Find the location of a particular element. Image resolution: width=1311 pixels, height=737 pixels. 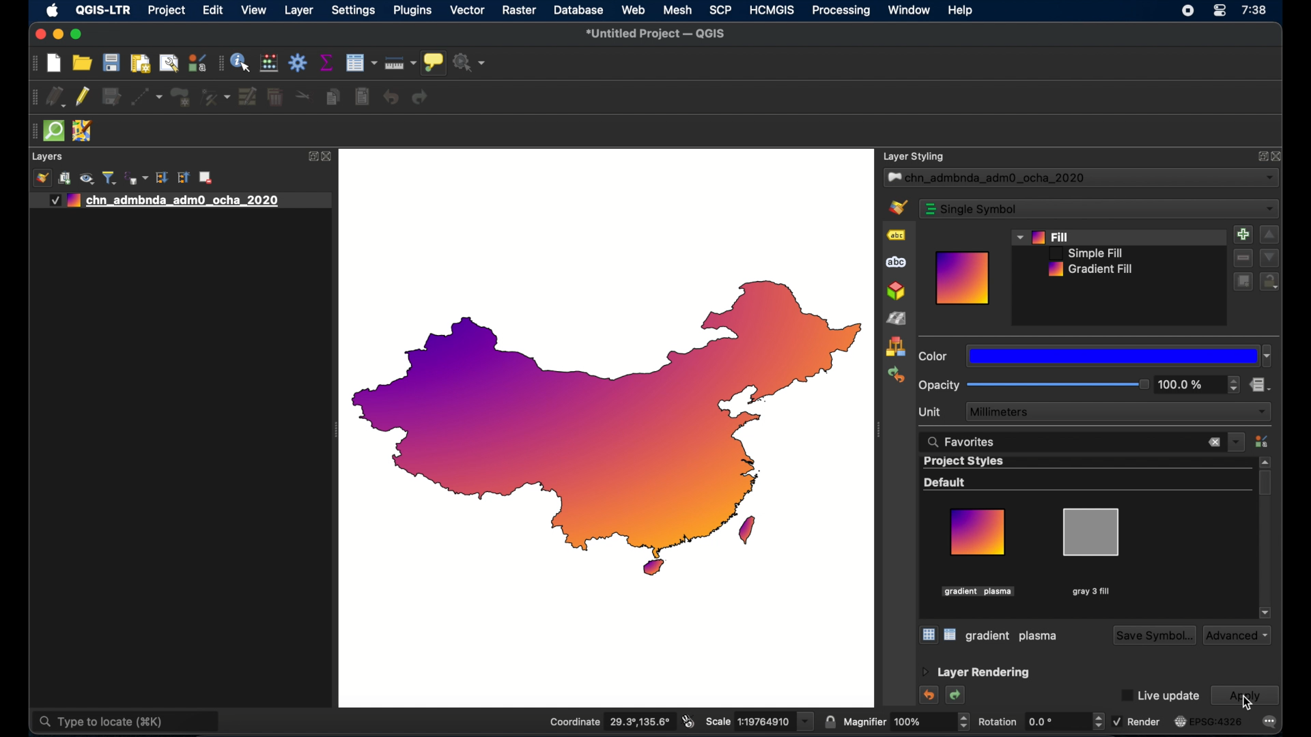

jsom remote is located at coordinates (83, 130).